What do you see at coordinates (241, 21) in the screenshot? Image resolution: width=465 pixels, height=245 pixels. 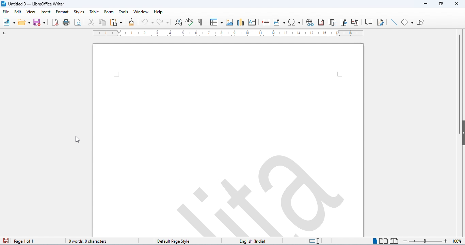 I see `insert chart` at bounding box center [241, 21].